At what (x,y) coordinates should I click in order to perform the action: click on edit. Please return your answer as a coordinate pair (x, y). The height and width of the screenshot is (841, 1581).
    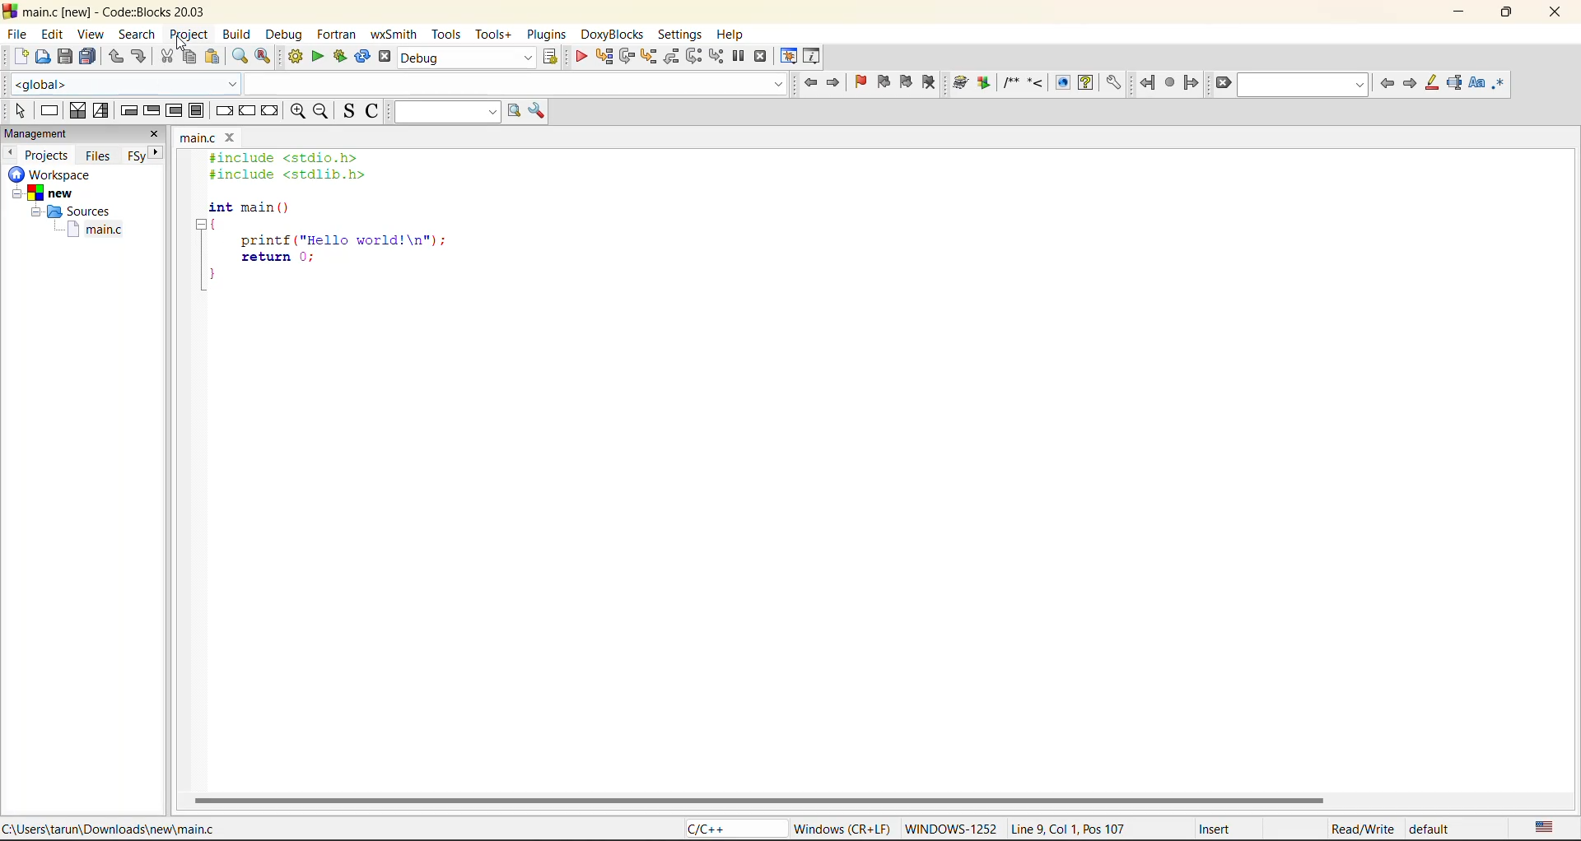
    Looking at the image, I should click on (53, 35).